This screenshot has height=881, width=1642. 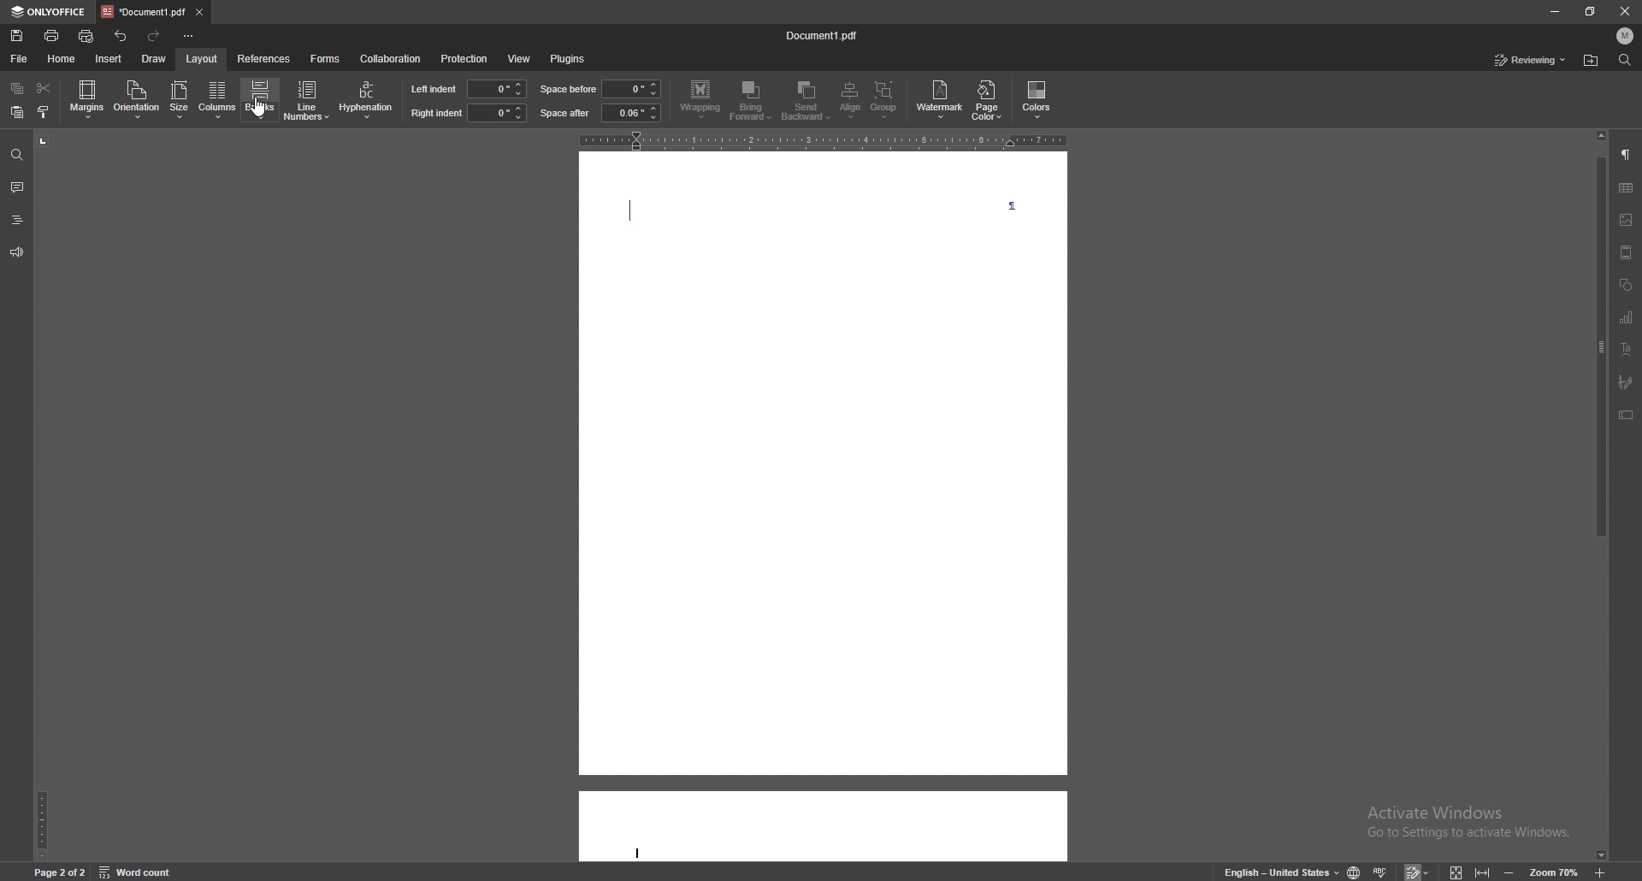 I want to click on layout, so click(x=204, y=57).